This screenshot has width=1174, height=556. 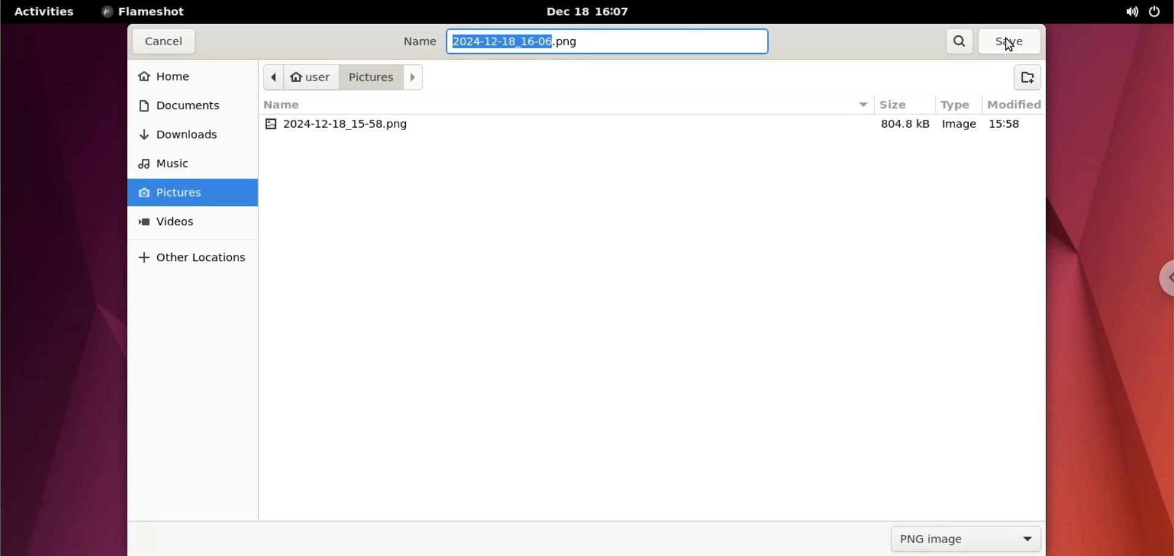 What do you see at coordinates (184, 134) in the screenshot?
I see `downloads` at bounding box center [184, 134].